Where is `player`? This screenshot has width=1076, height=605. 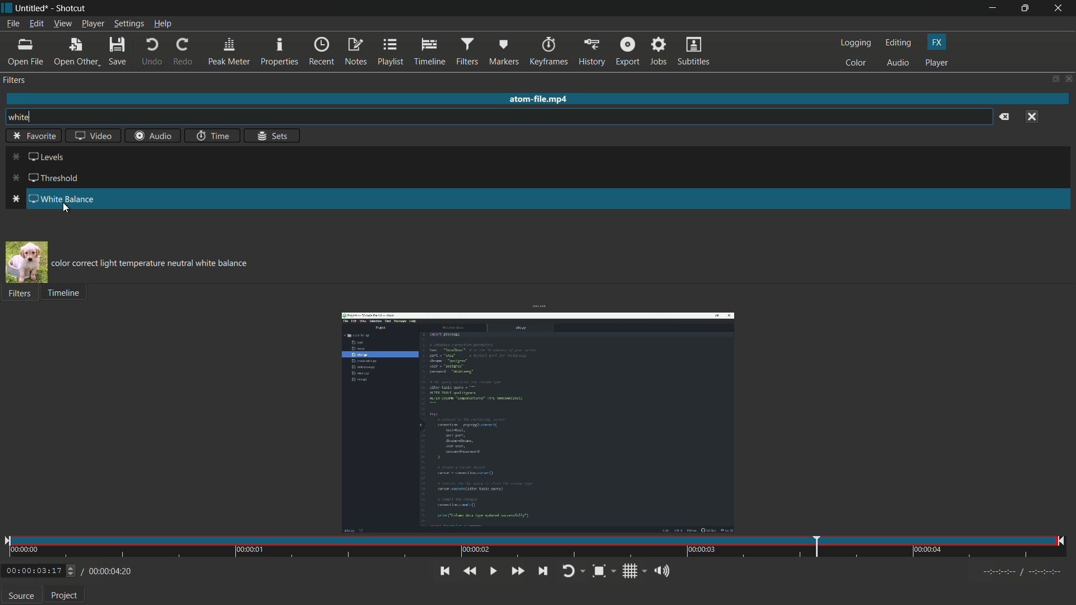
player is located at coordinates (937, 63).